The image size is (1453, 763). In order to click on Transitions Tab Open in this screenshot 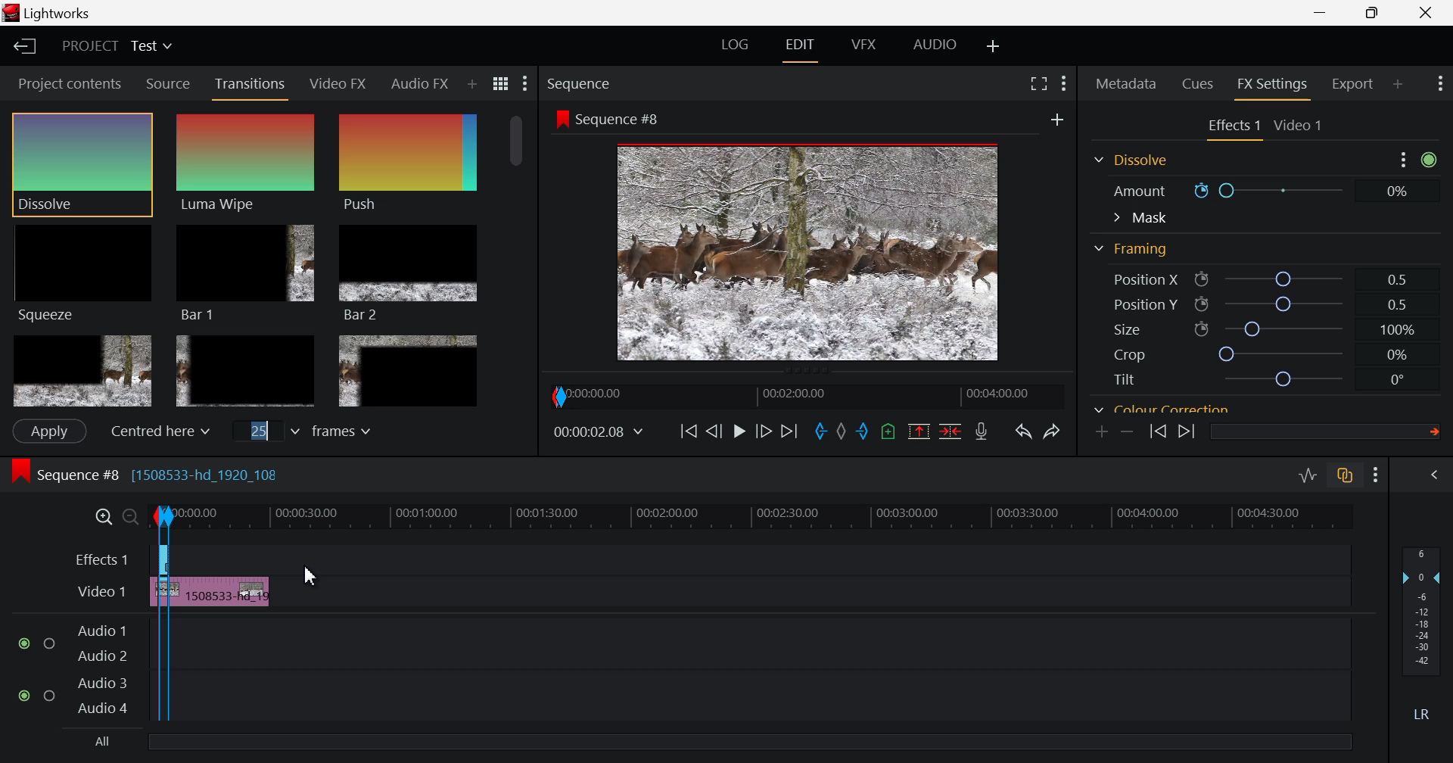, I will do `click(254, 85)`.